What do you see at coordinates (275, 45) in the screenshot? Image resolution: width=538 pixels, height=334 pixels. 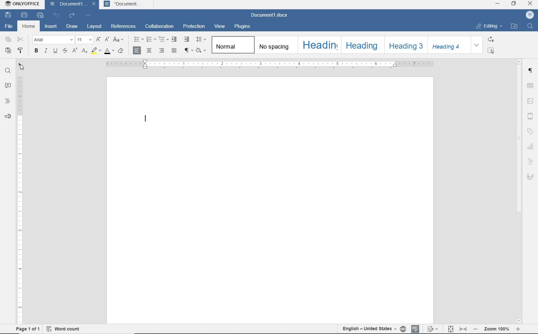 I see `NO SPACING` at bounding box center [275, 45].